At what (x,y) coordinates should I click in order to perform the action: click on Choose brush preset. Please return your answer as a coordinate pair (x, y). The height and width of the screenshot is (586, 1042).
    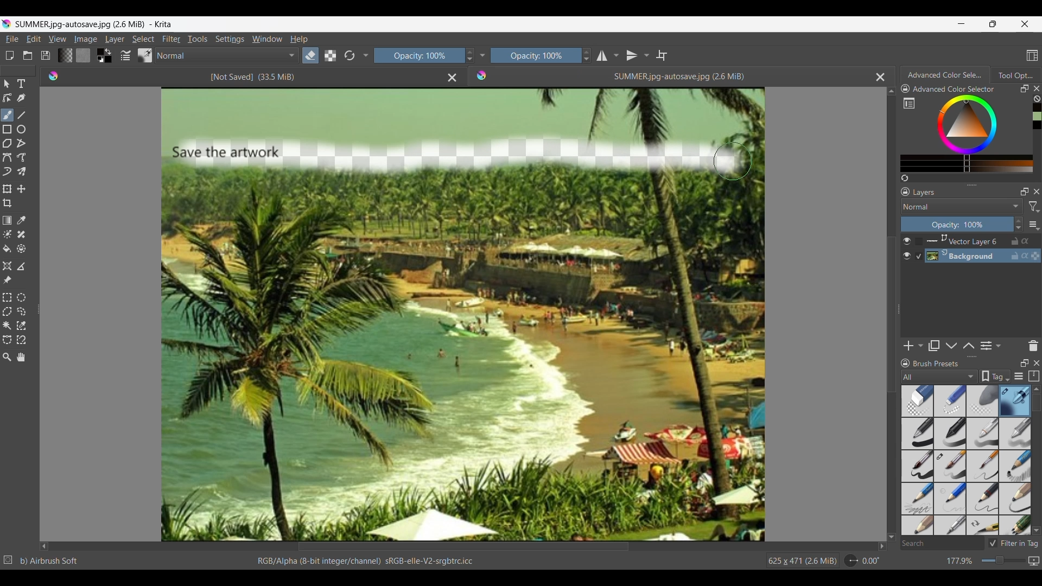
    Looking at the image, I should click on (145, 55).